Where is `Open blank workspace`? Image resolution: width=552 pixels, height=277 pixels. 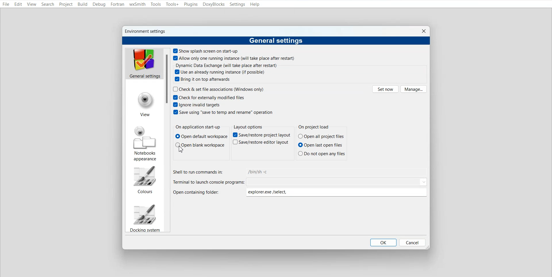 Open blank workspace is located at coordinates (200, 145).